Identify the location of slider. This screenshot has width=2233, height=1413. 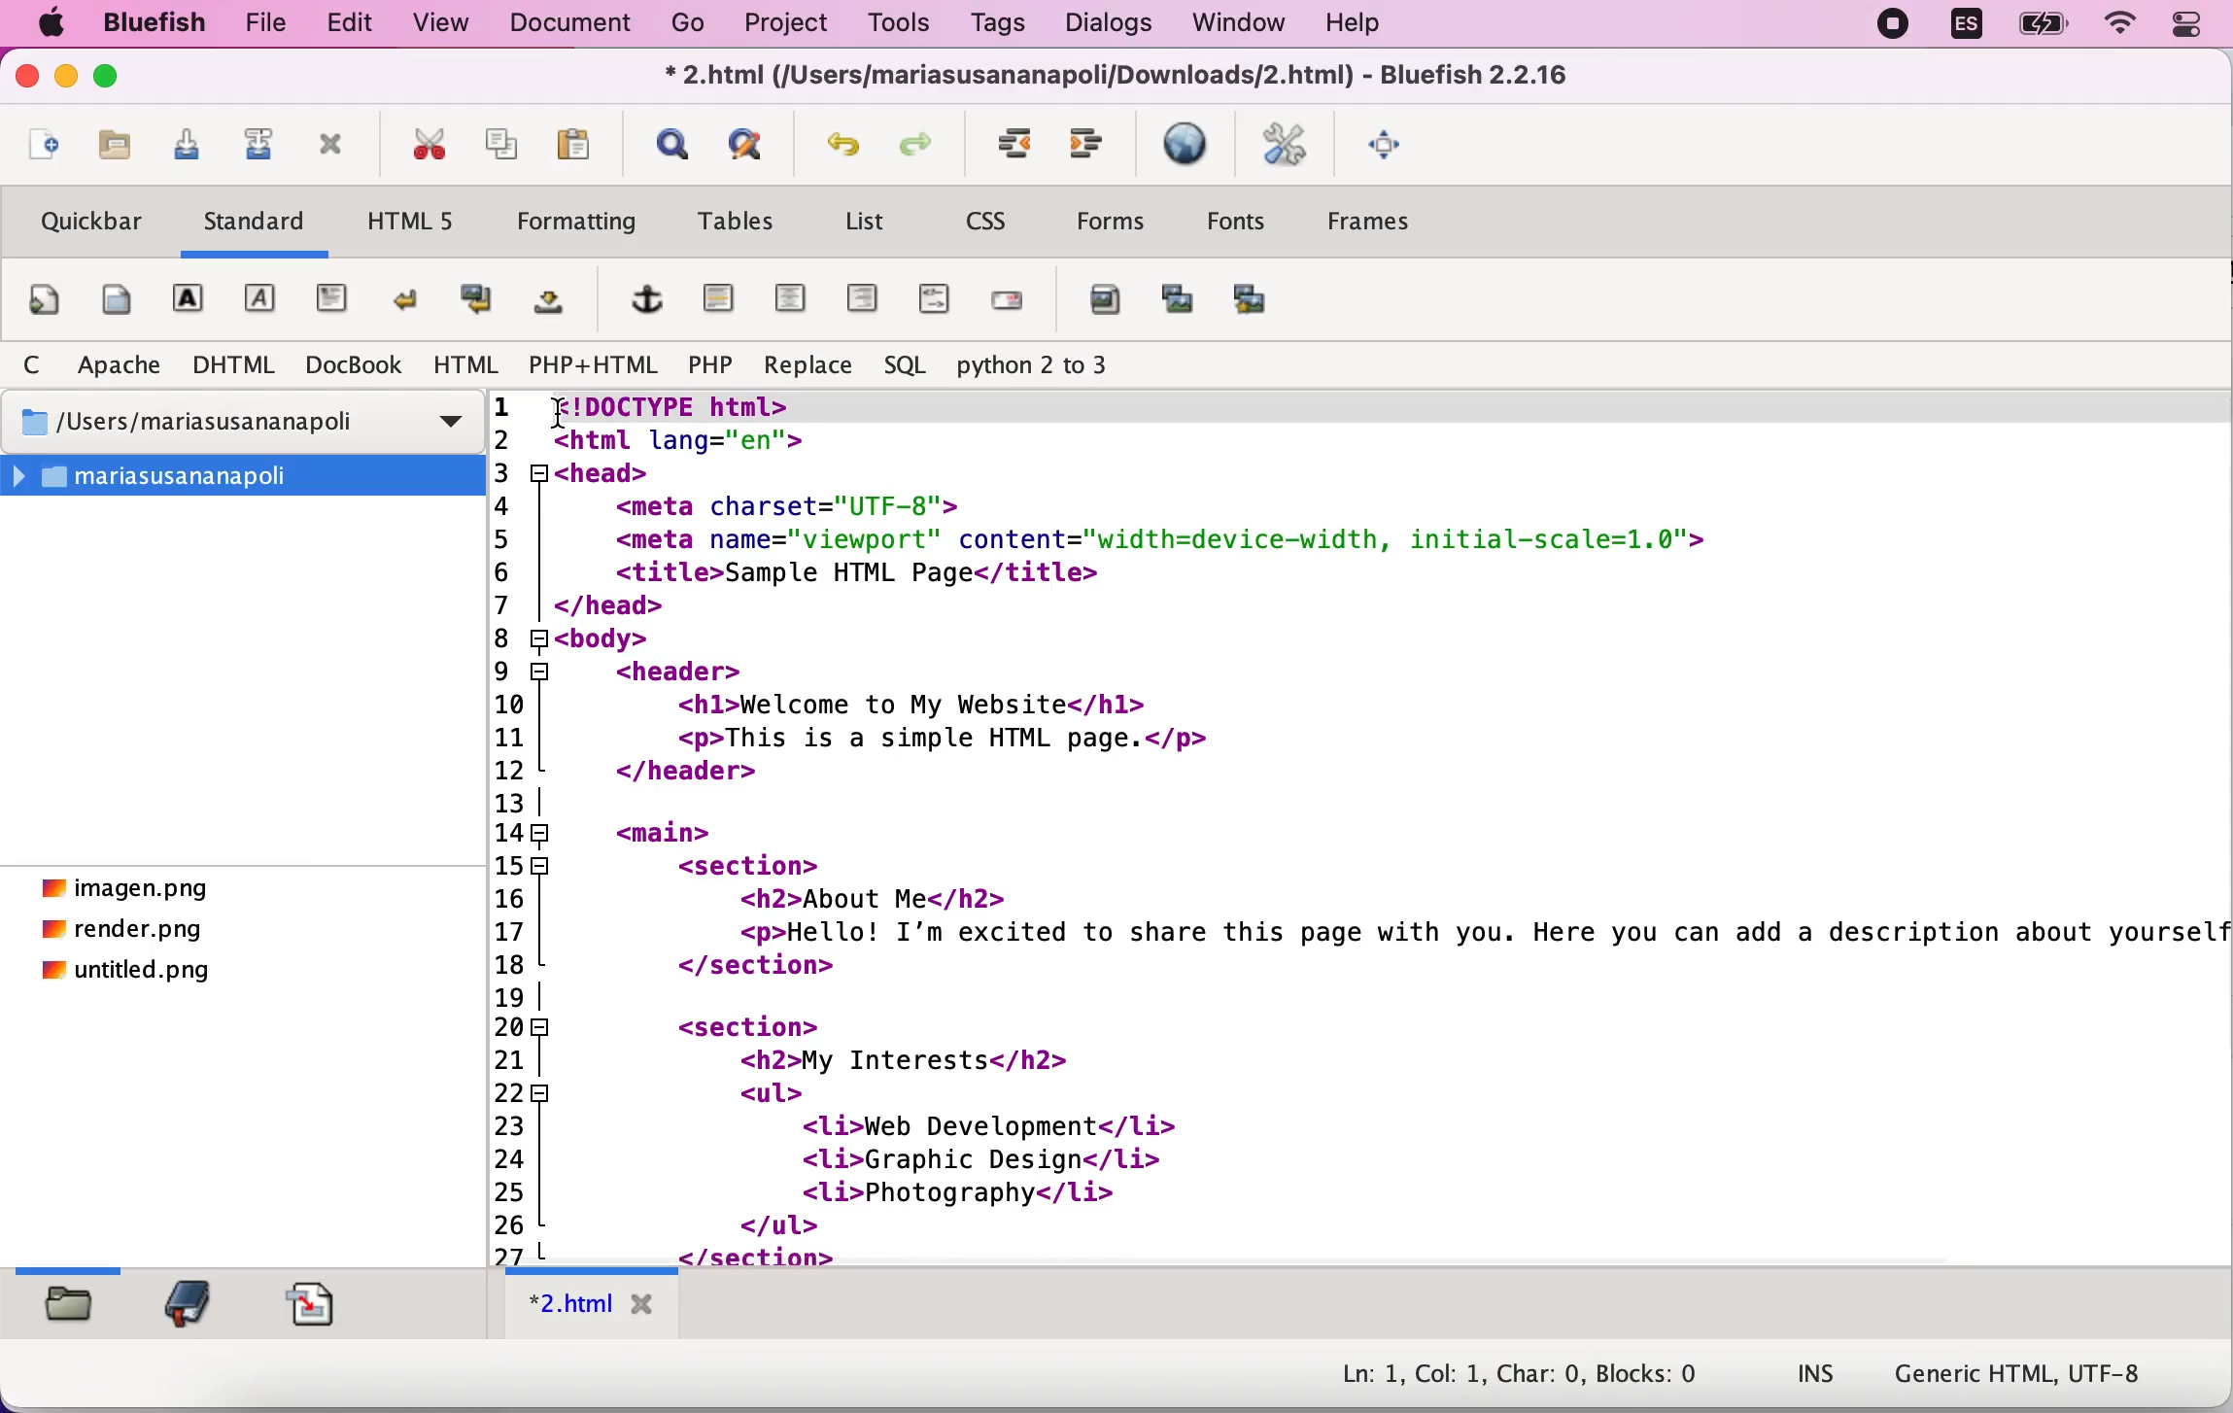
(73, 1266).